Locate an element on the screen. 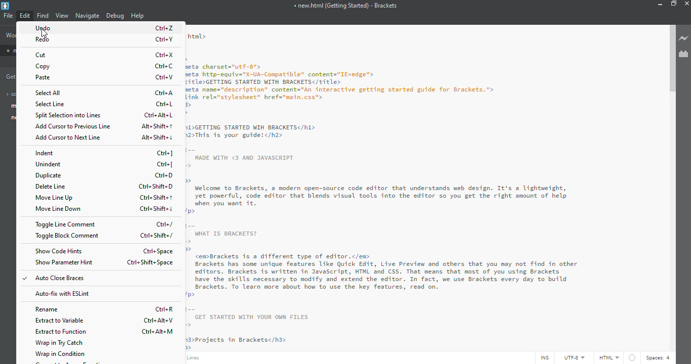 Image resolution: width=691 pixels, height=364 pixels. paste is located at coordinates (45, 78).